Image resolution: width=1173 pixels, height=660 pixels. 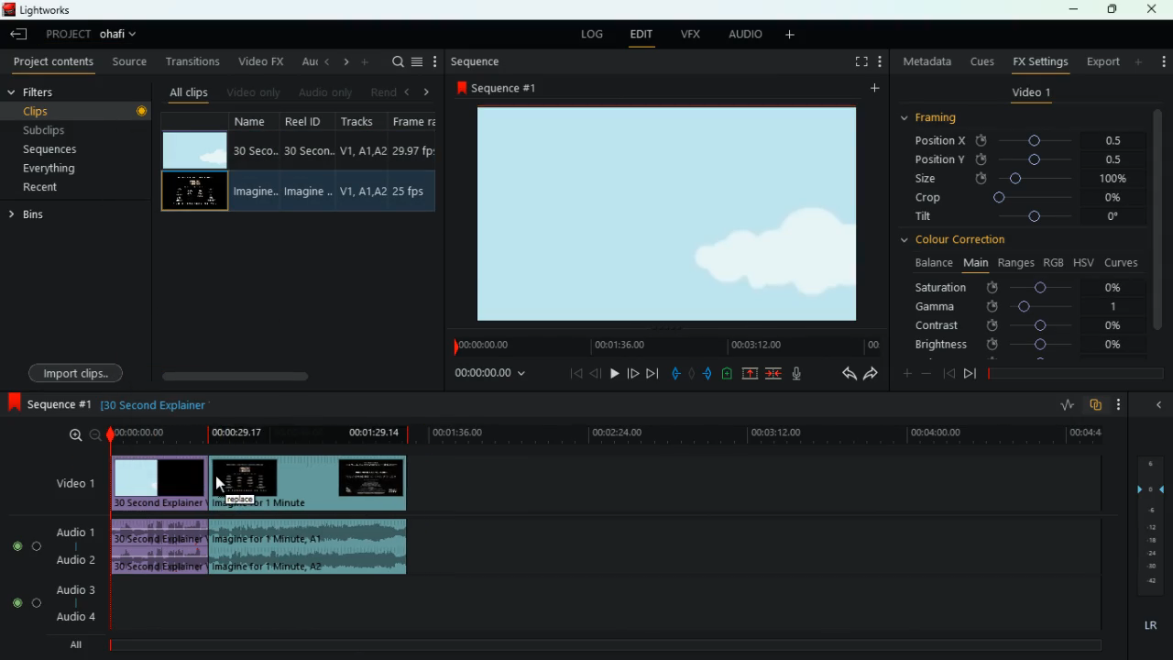 I want to click on rate, so click(x=1066, y=407).